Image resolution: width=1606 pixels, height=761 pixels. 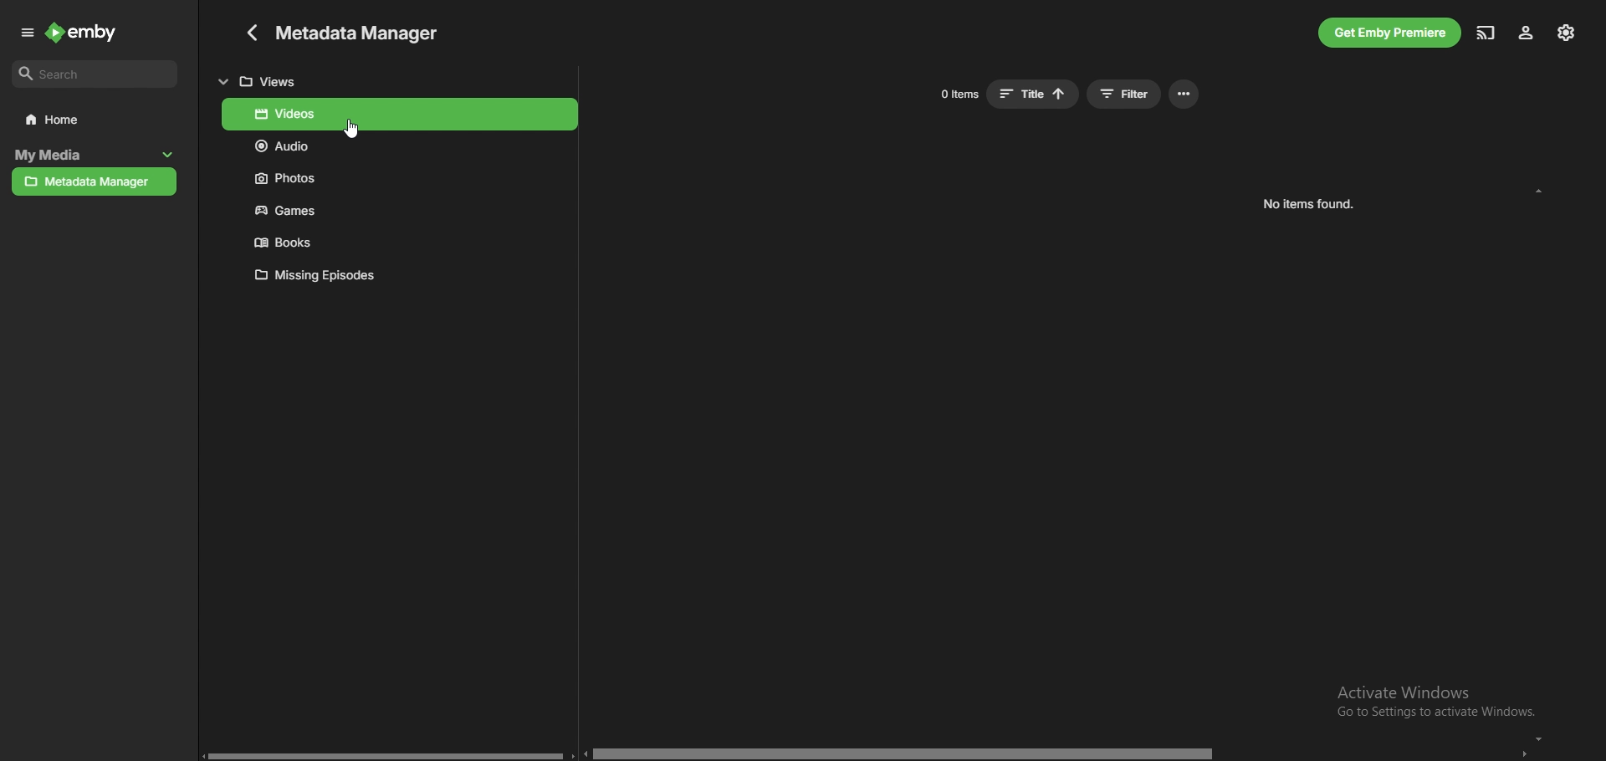 I want to click on no items found, so click(x=1307, y=203).